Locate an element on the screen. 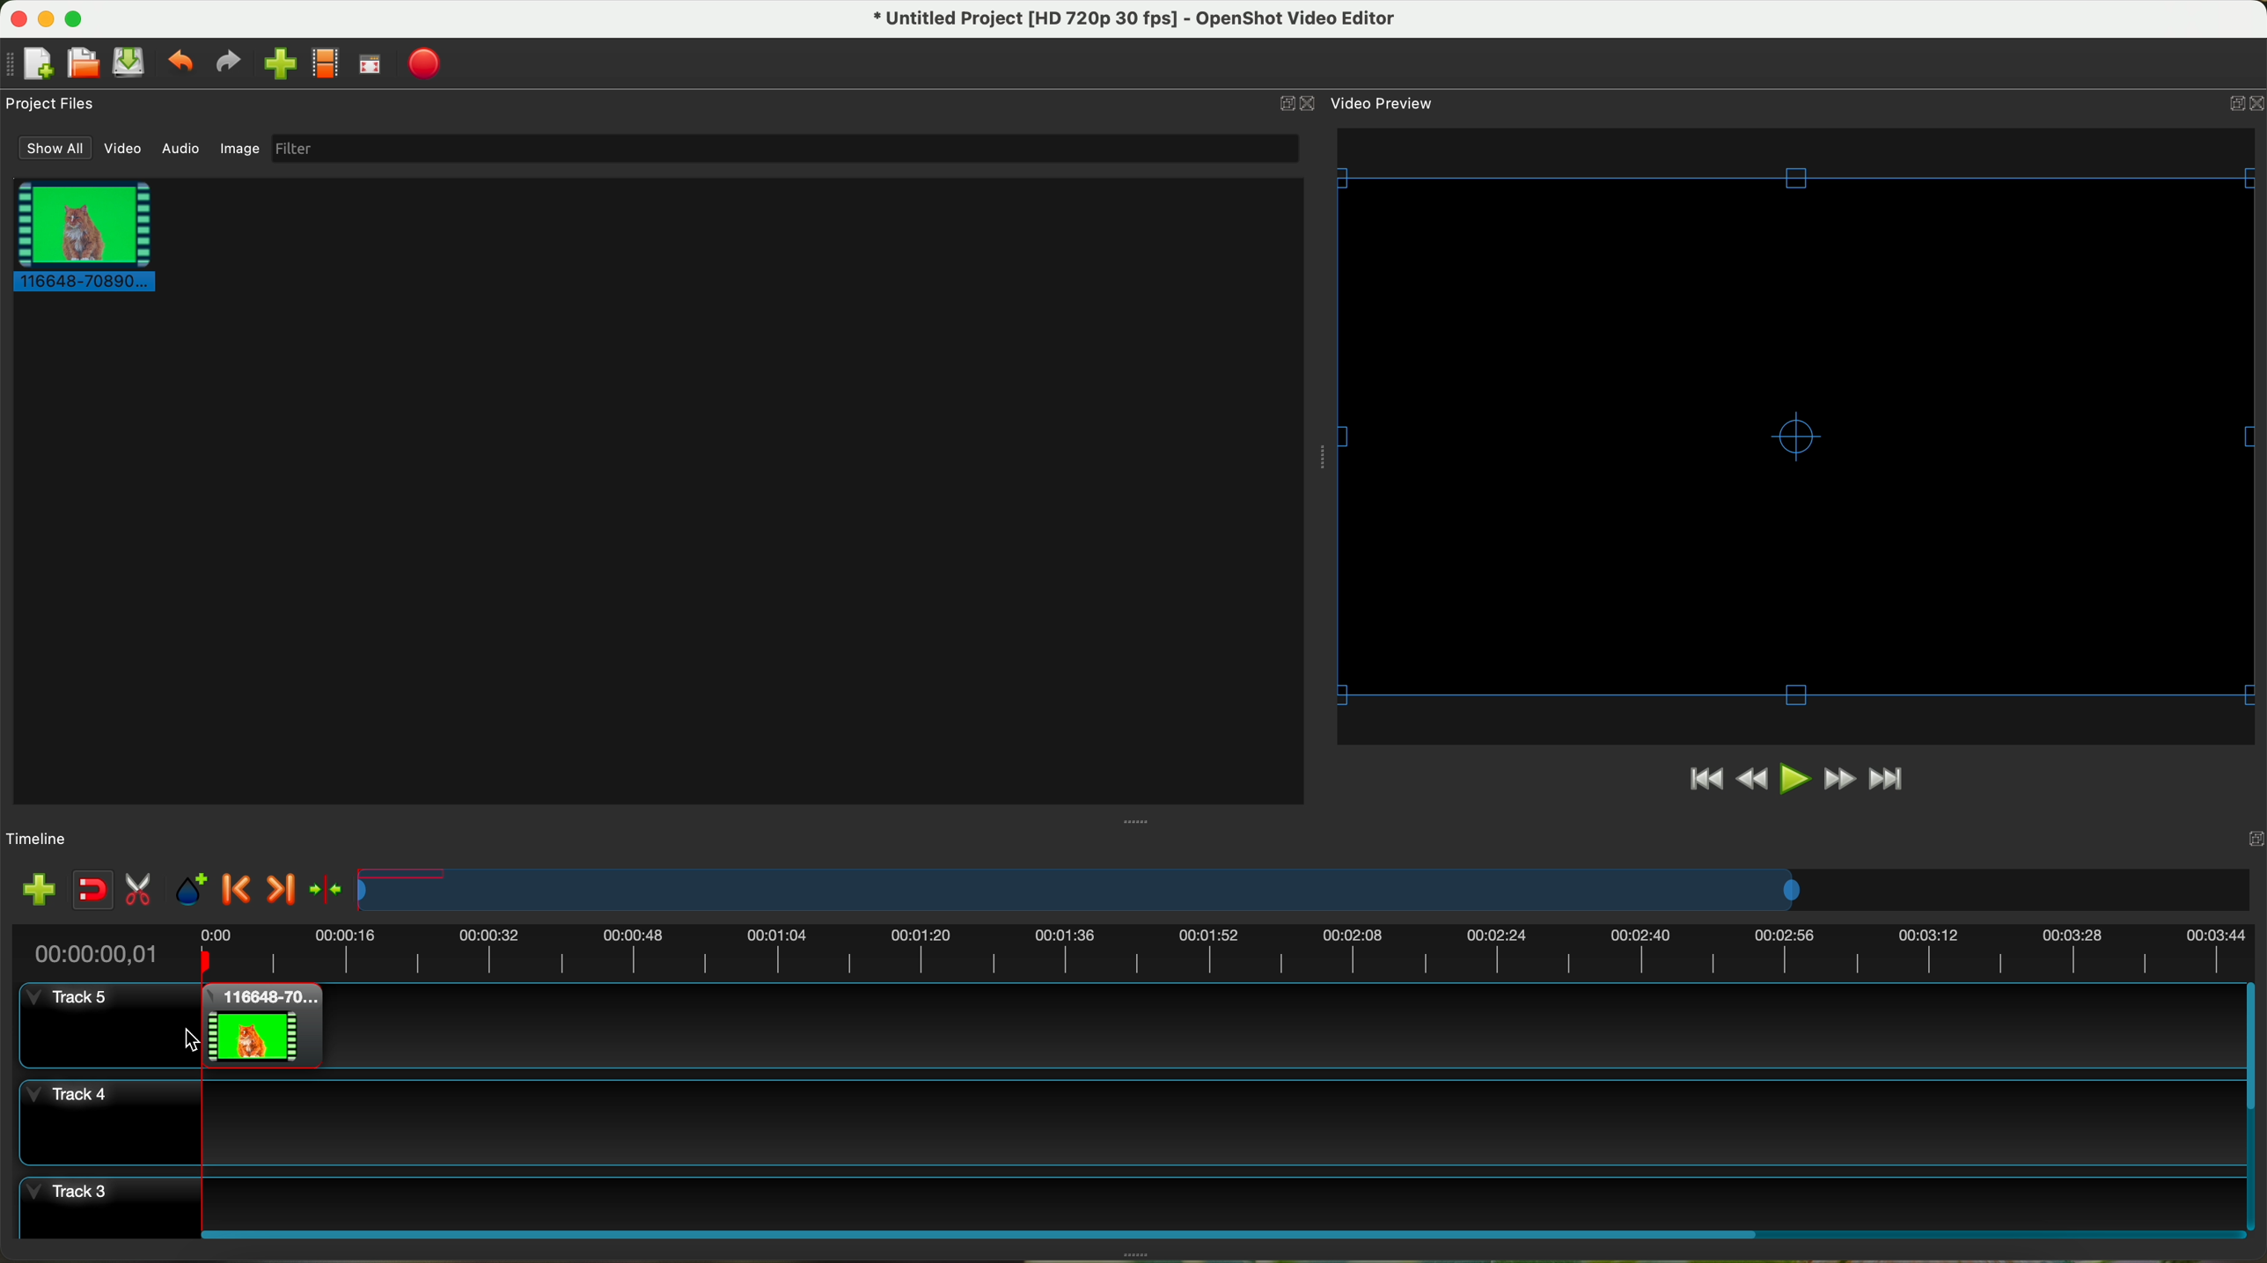 The image size is (2267, 1263). timeline is located at coordinates (1306, 890).